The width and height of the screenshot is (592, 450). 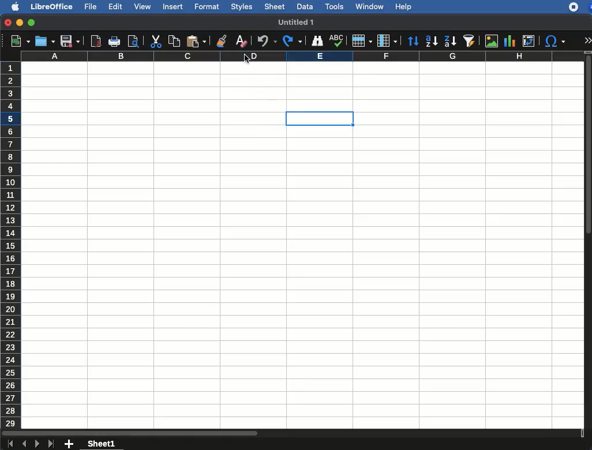 I want to click on cut, so click(x=155, y=41).